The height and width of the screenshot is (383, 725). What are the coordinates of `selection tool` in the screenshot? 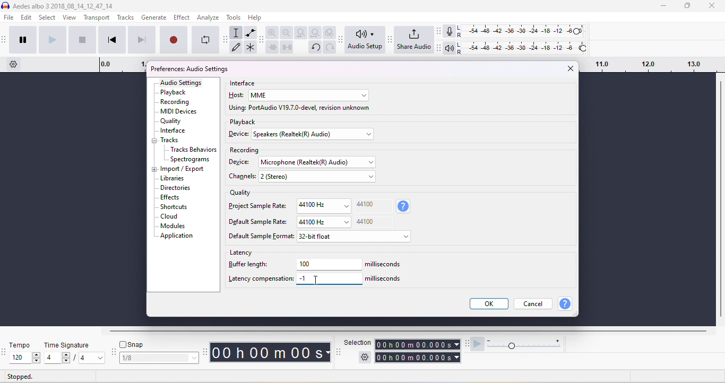 It's located at (237, 32).